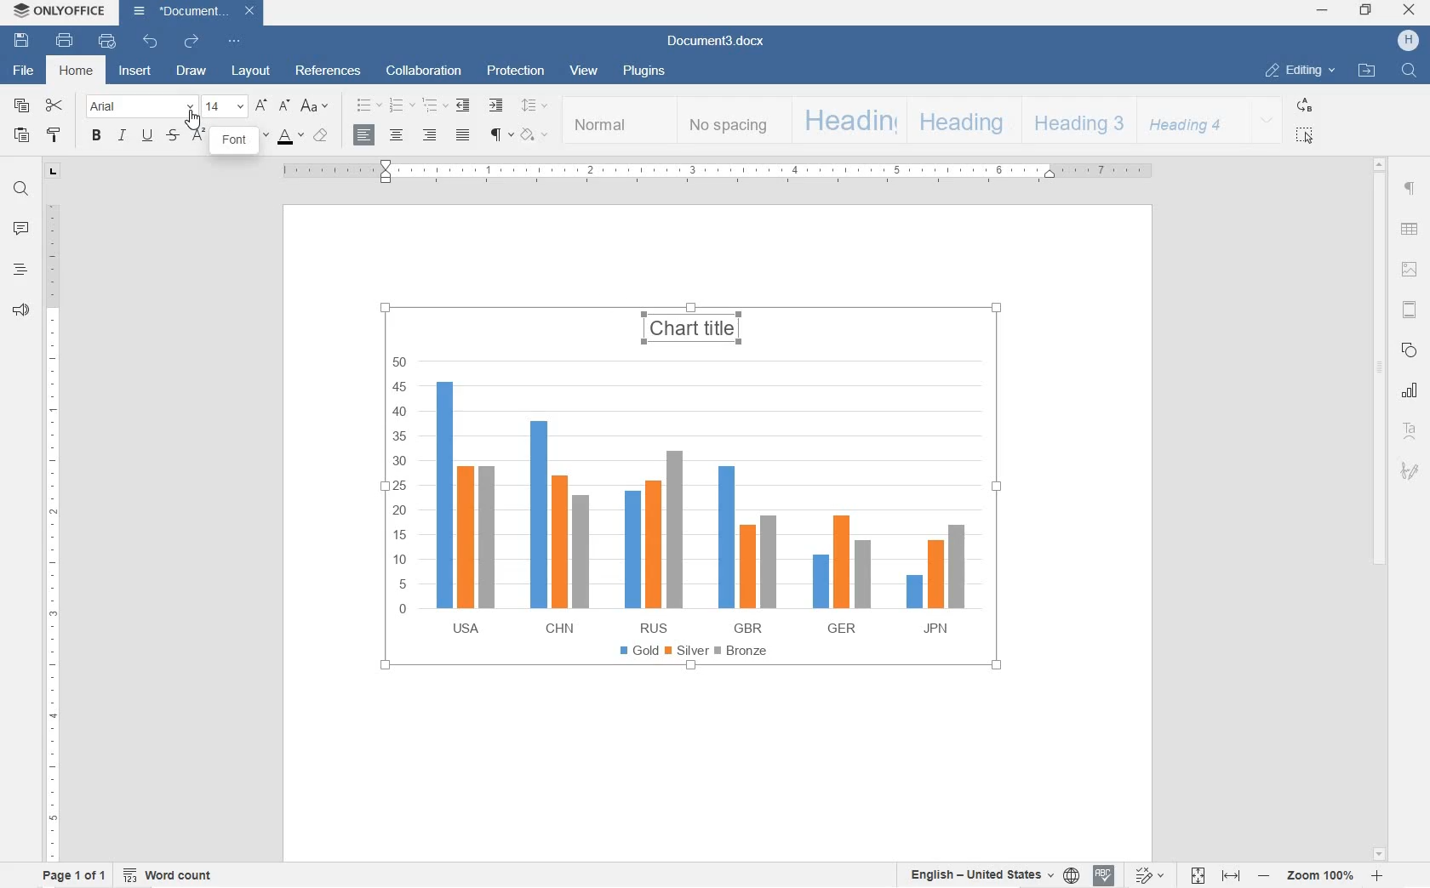 Image resolution: width=1430 pixels, height=888 pixels. Describe the element at coordinates (147, 43) in the screenshot. I see `UNDO` at that location.